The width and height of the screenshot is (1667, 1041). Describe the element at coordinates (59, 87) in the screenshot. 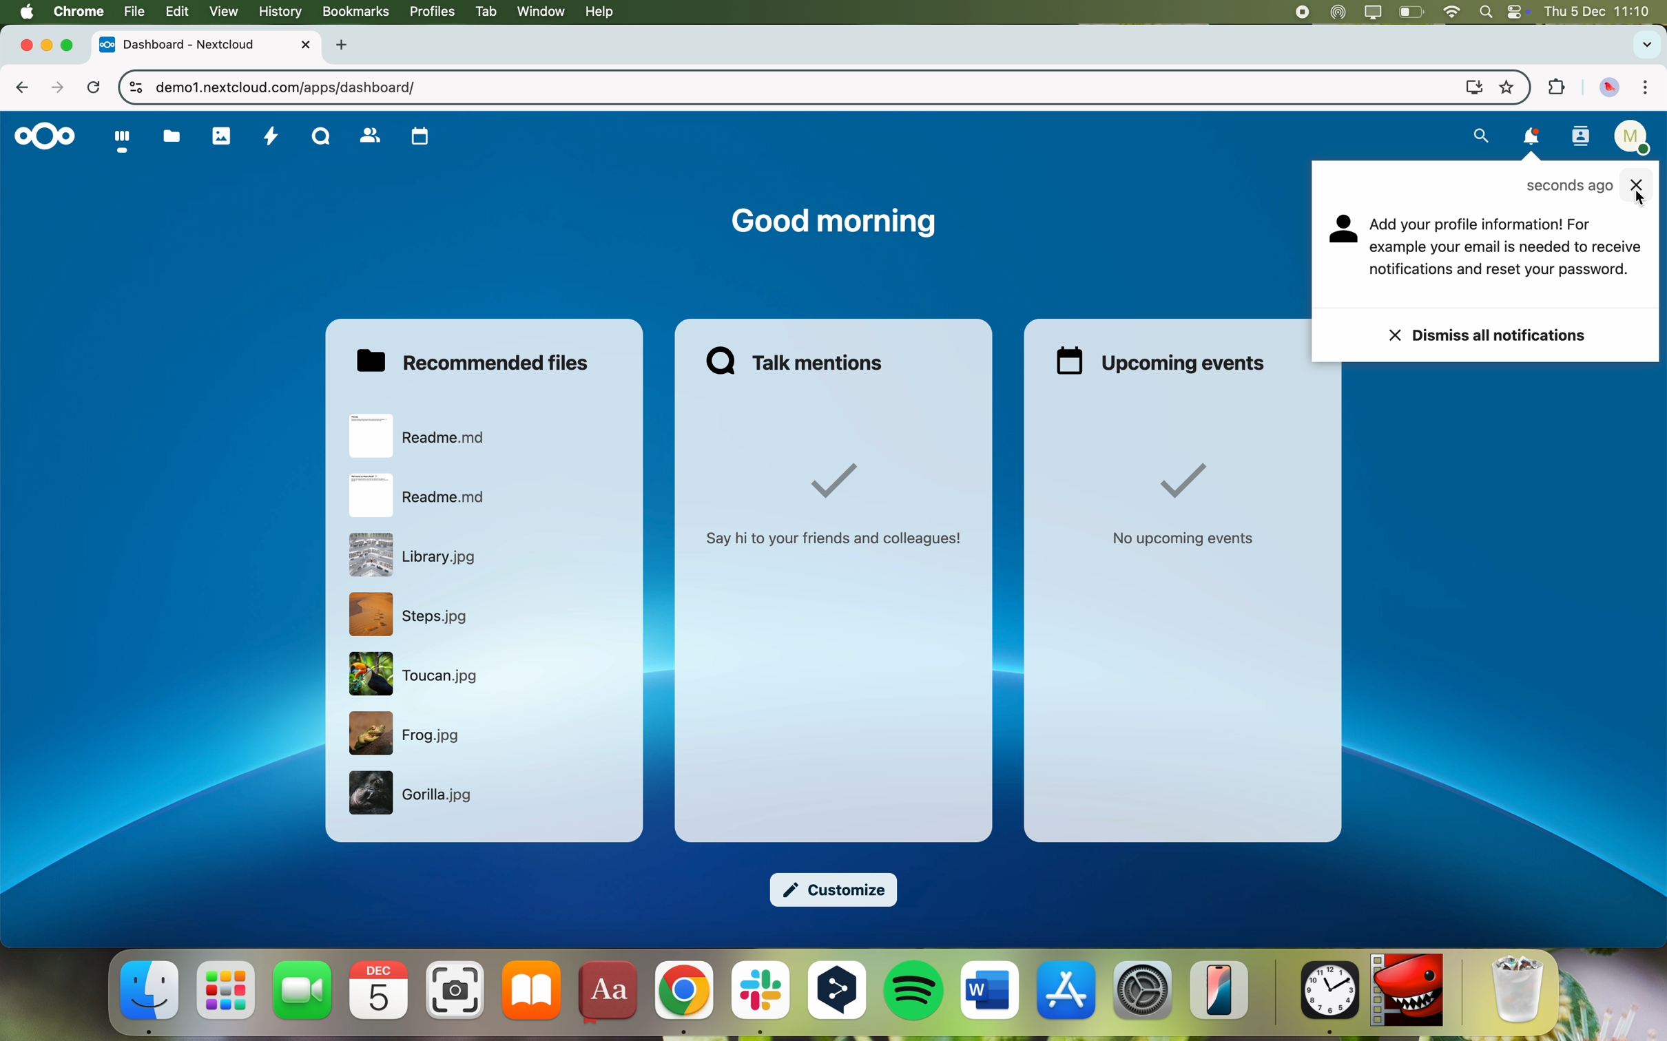

I see `navigate foward` at that location.